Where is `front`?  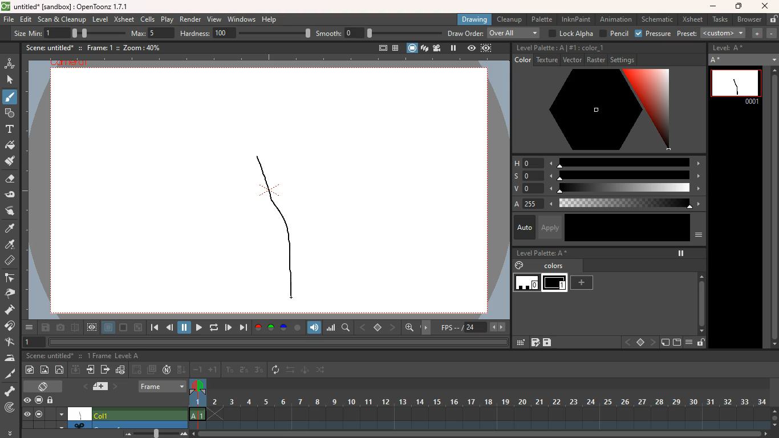
front is located at coordinates (393, 327).